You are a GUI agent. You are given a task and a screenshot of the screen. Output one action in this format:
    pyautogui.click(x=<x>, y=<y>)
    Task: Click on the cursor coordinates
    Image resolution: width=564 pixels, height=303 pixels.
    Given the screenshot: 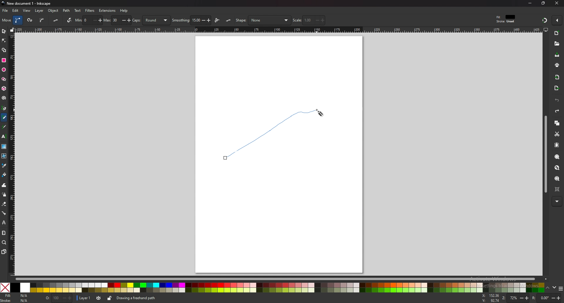 What is the action you would take?
    pyautogui.click(x=491, y=298)
    